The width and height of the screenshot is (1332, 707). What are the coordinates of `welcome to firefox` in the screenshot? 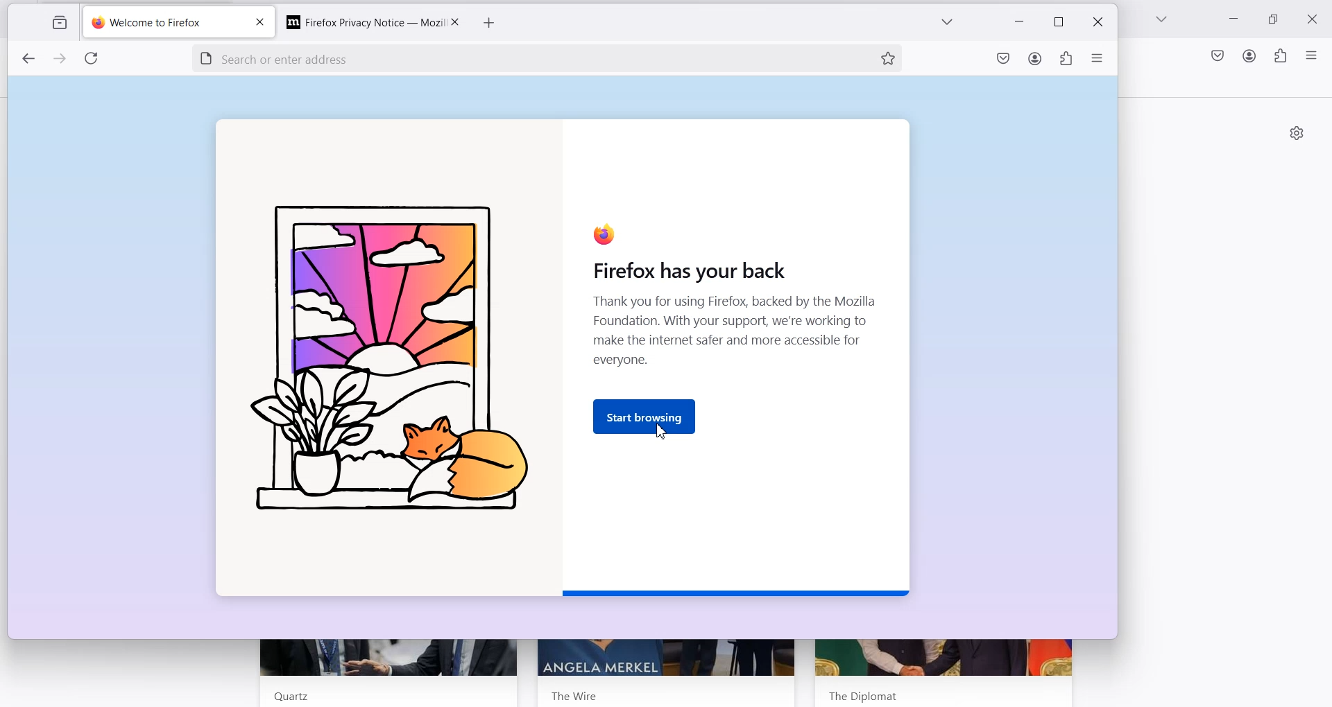 It's located at (163, 24).